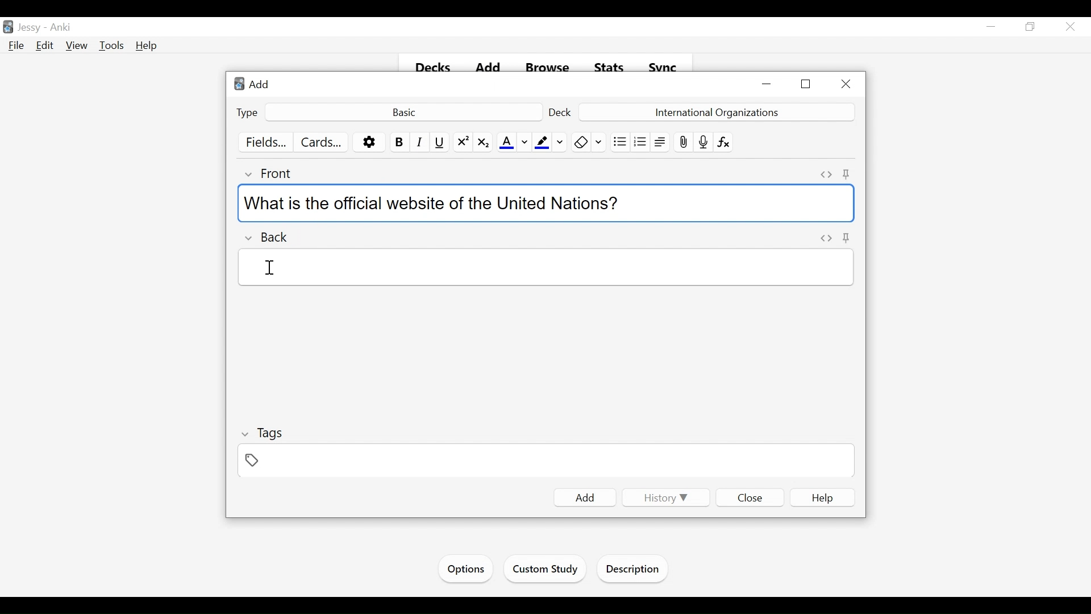  I want to click on minimize, so click(768, 85).